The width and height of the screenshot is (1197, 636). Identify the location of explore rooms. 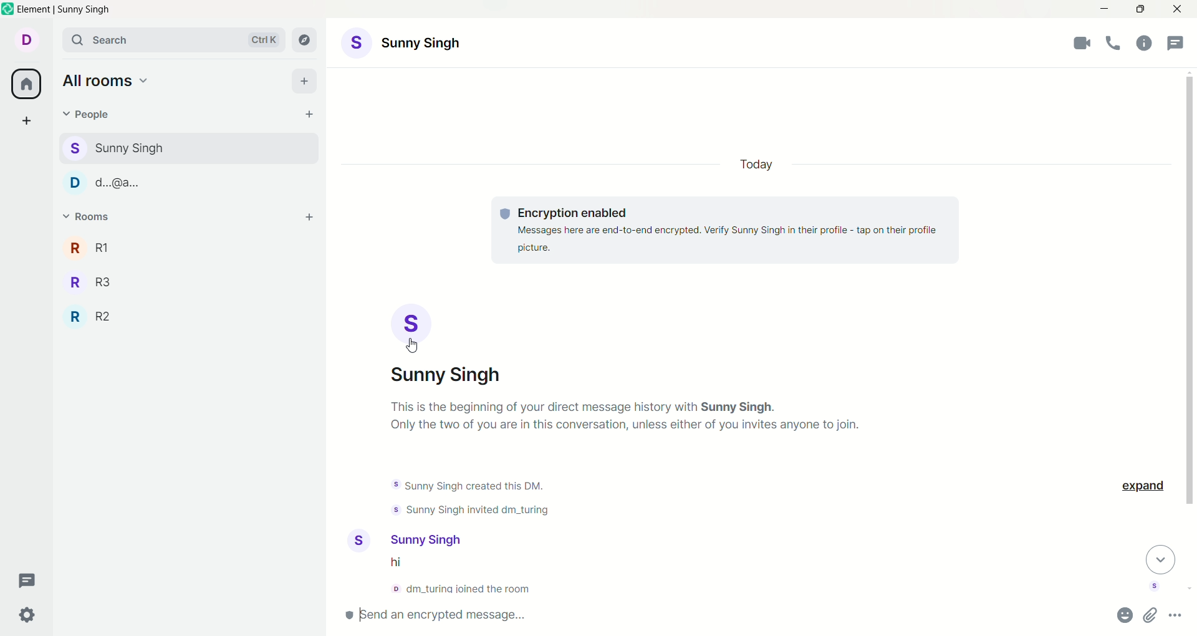
(308, 41).